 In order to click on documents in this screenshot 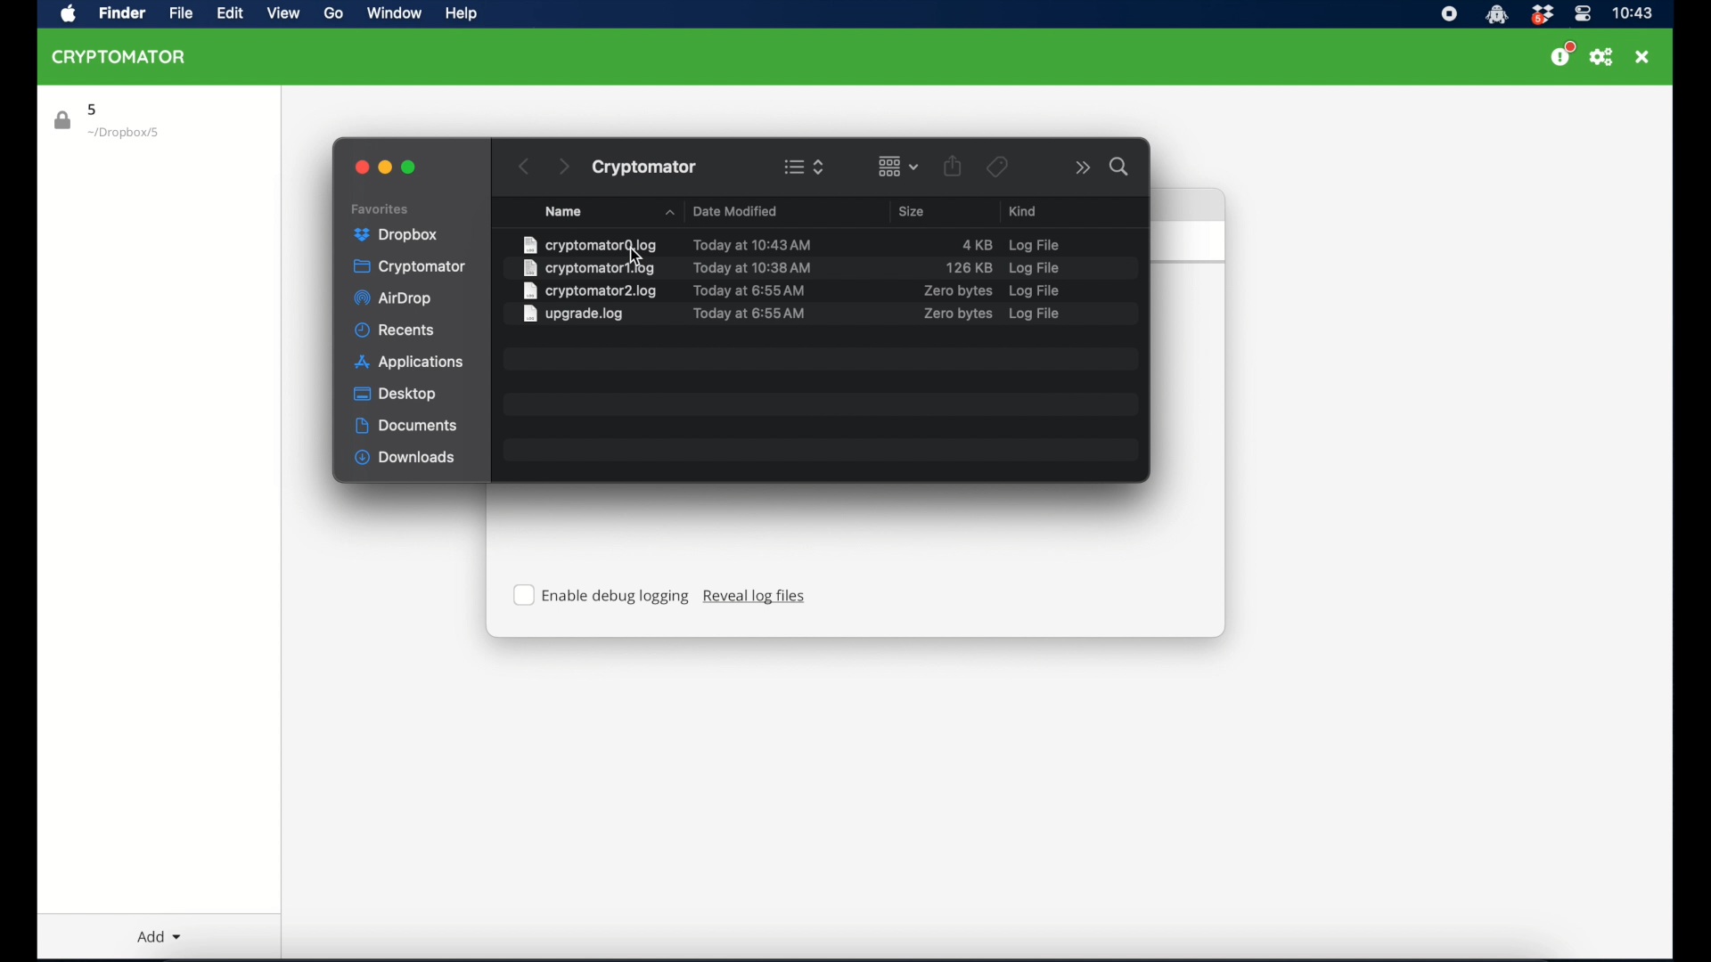, I will do `click(411, 427)`.